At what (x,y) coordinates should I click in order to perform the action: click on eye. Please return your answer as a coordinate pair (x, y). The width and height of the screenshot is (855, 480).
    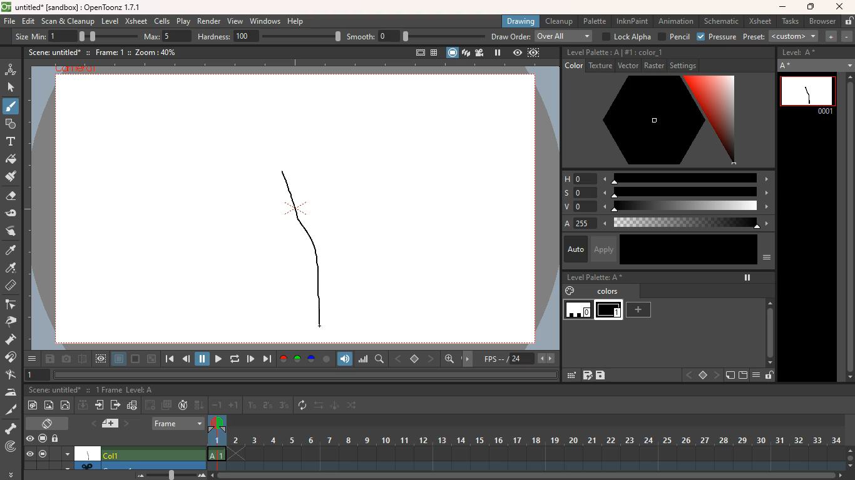
    Looking at the image, I should click on (31, 439).